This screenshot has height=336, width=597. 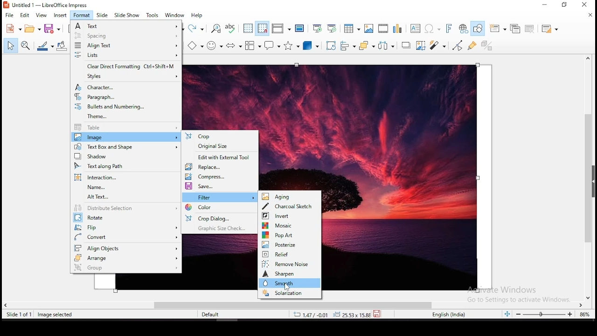 What do you see at coordinates (332, 28) in the screenshot?
I see `start from current slide` at bounding box center [332, 28].